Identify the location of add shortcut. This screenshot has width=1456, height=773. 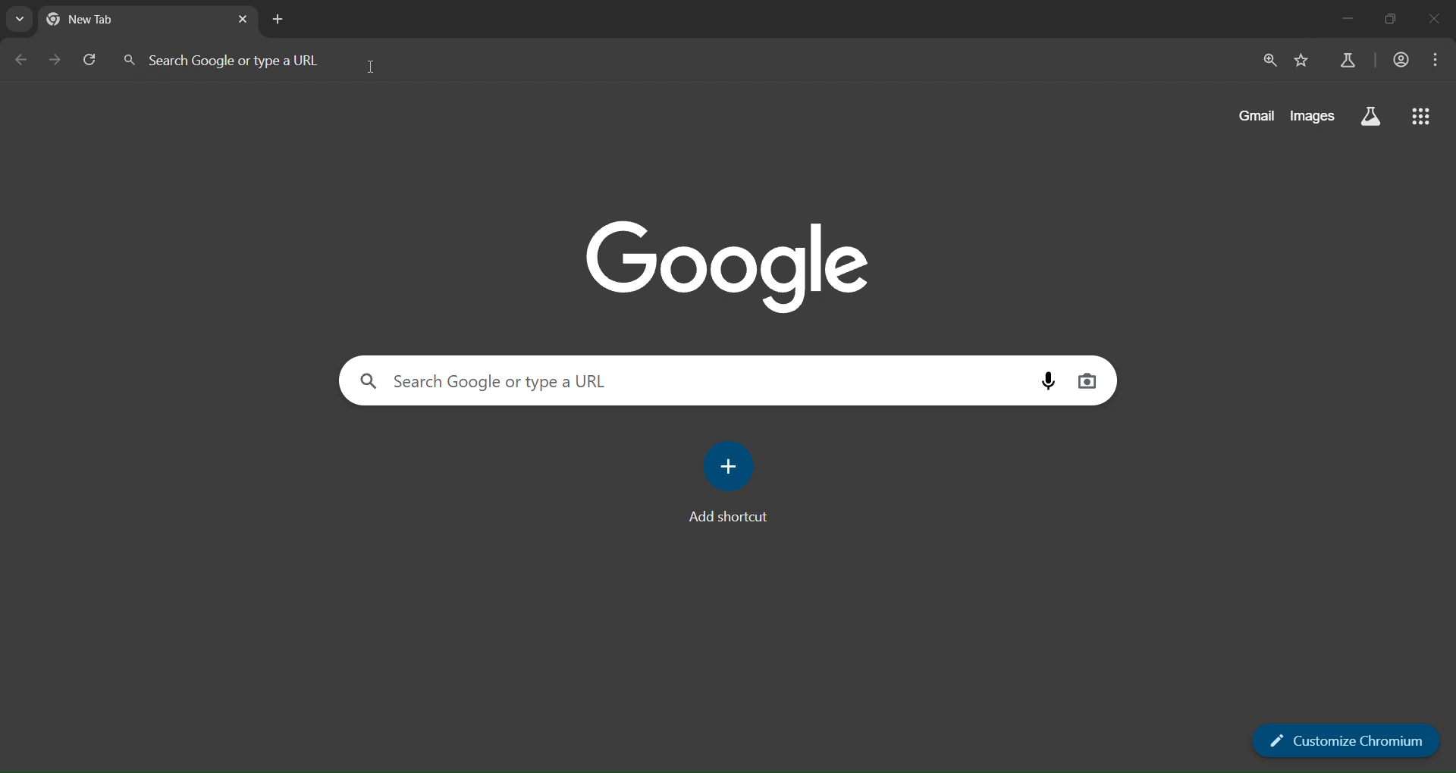
(726, 482).